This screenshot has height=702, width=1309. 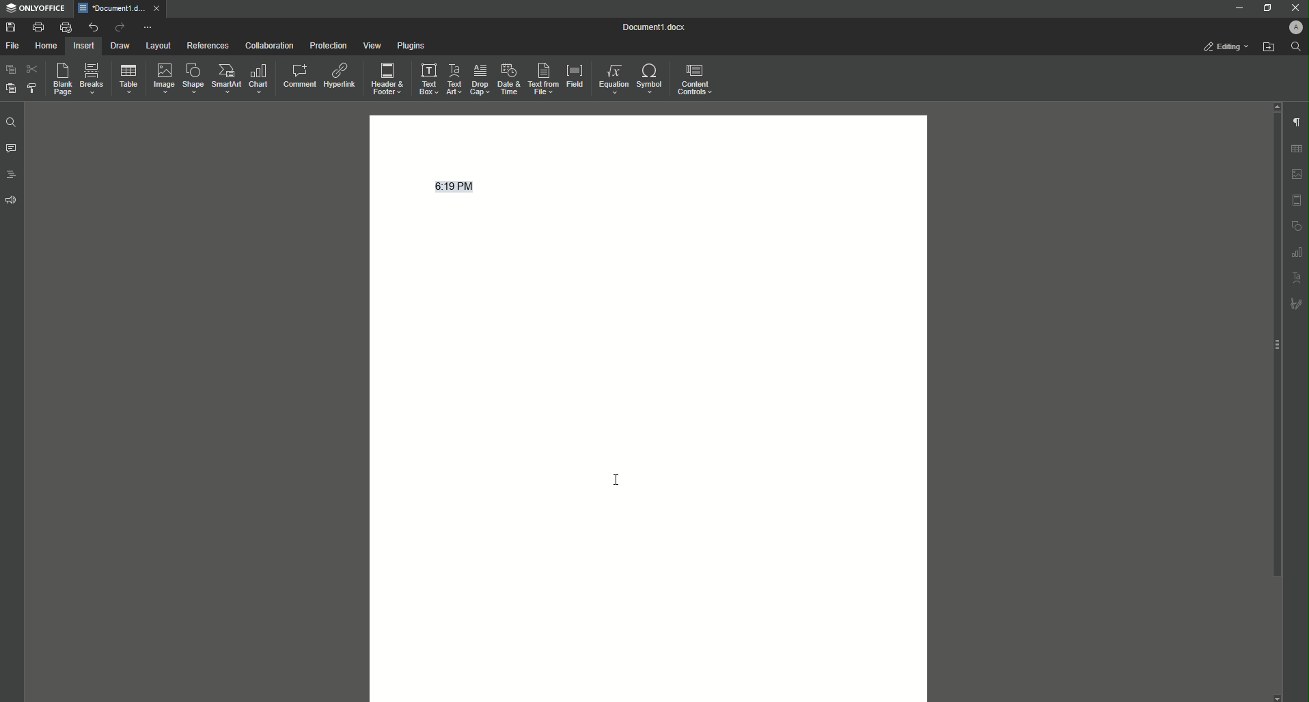 I want to click on scroll up, so click(x=1275, y=106).